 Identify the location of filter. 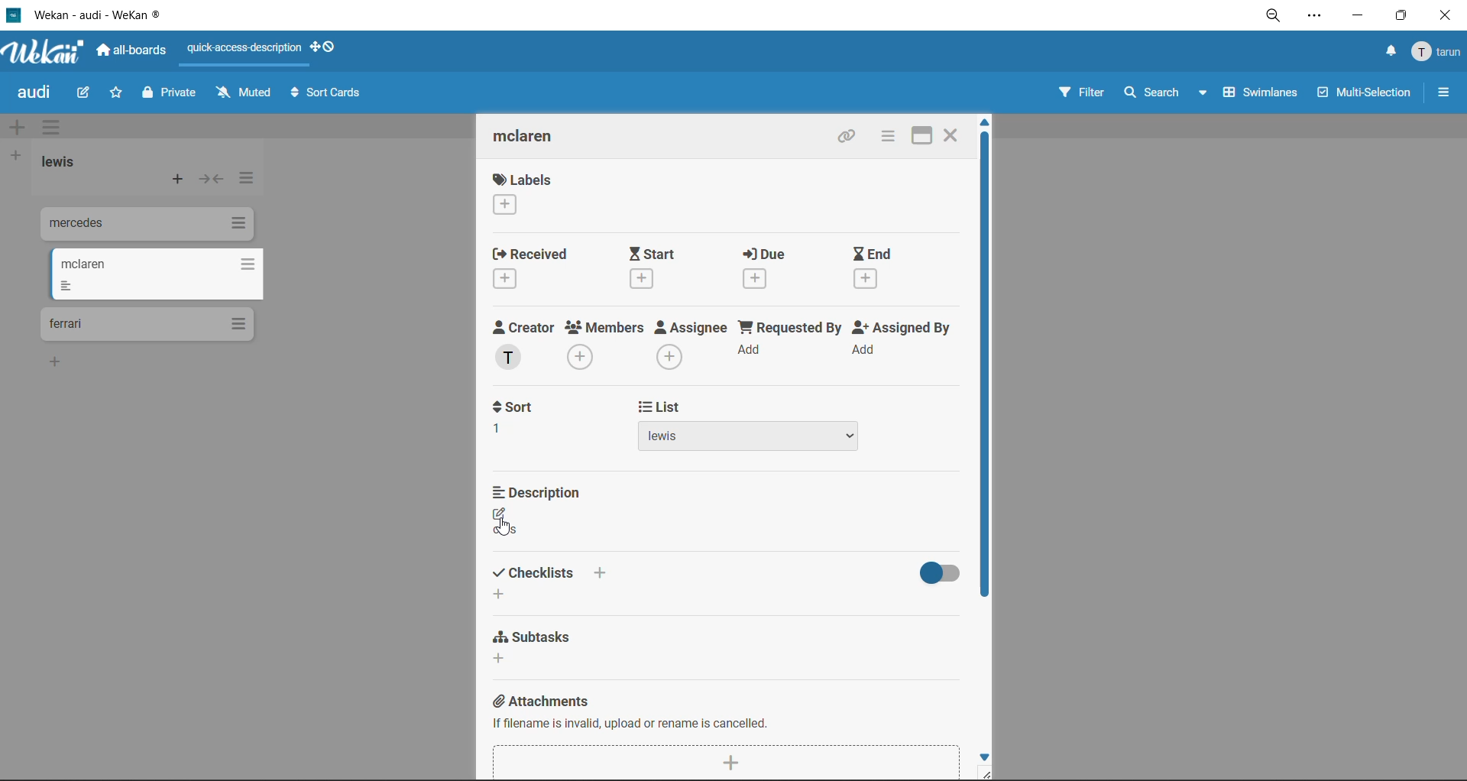
(1080, 94).